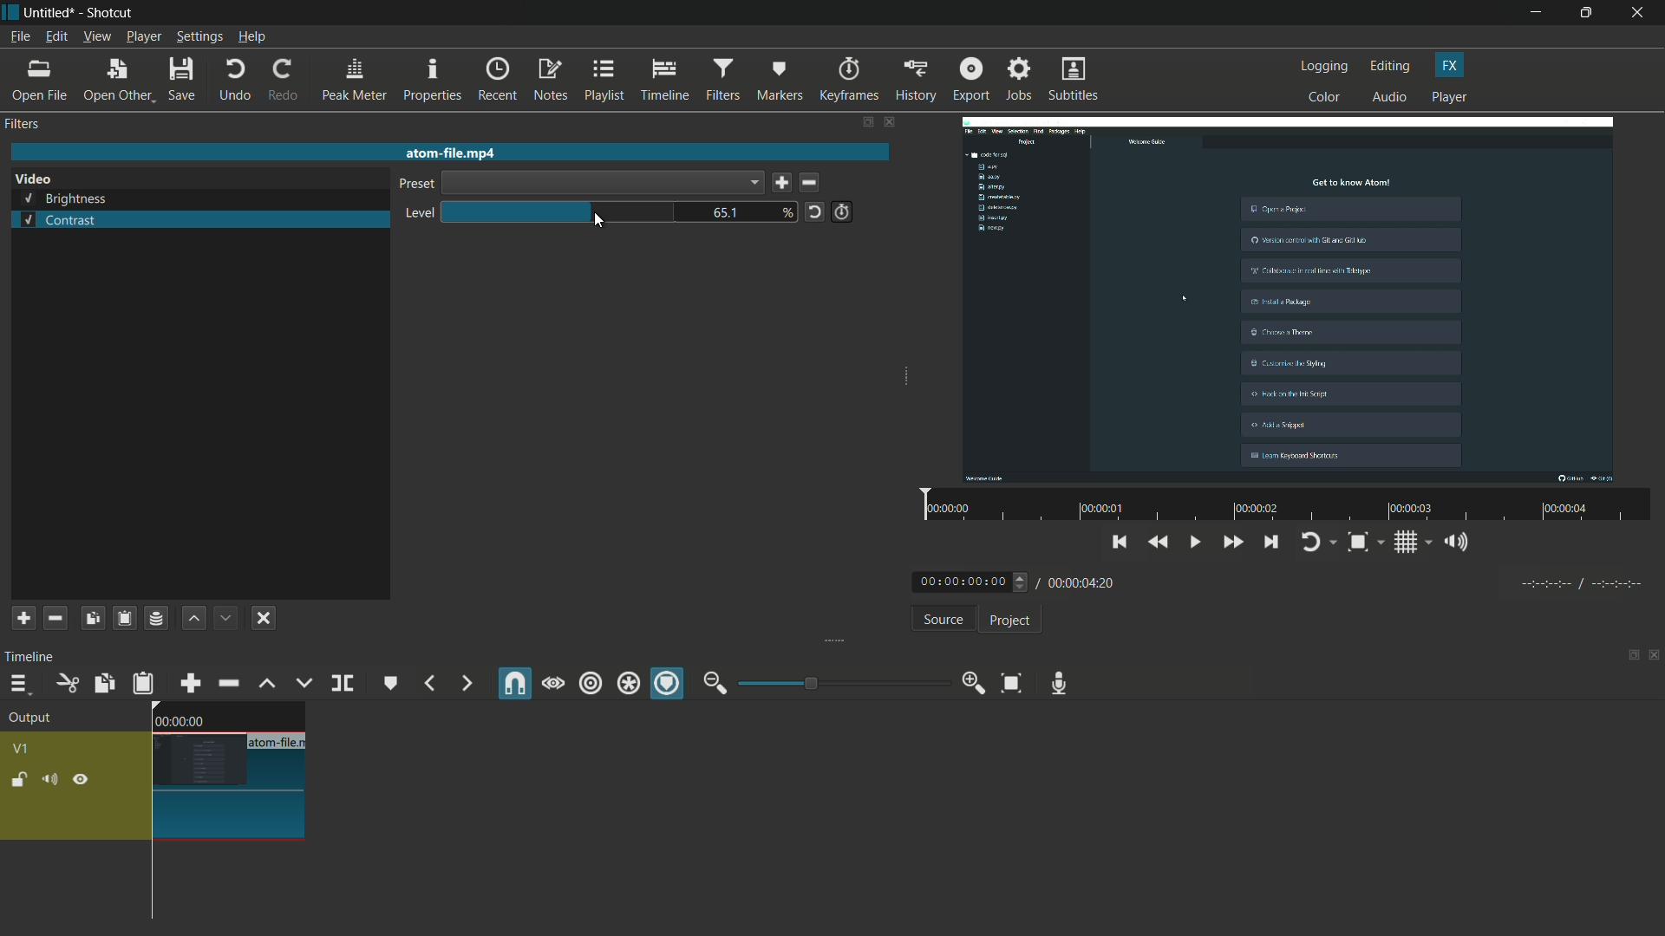 The width and height of the screenshot is (1665, 936). I want to click on quickly play forward, so click(1234, 544).